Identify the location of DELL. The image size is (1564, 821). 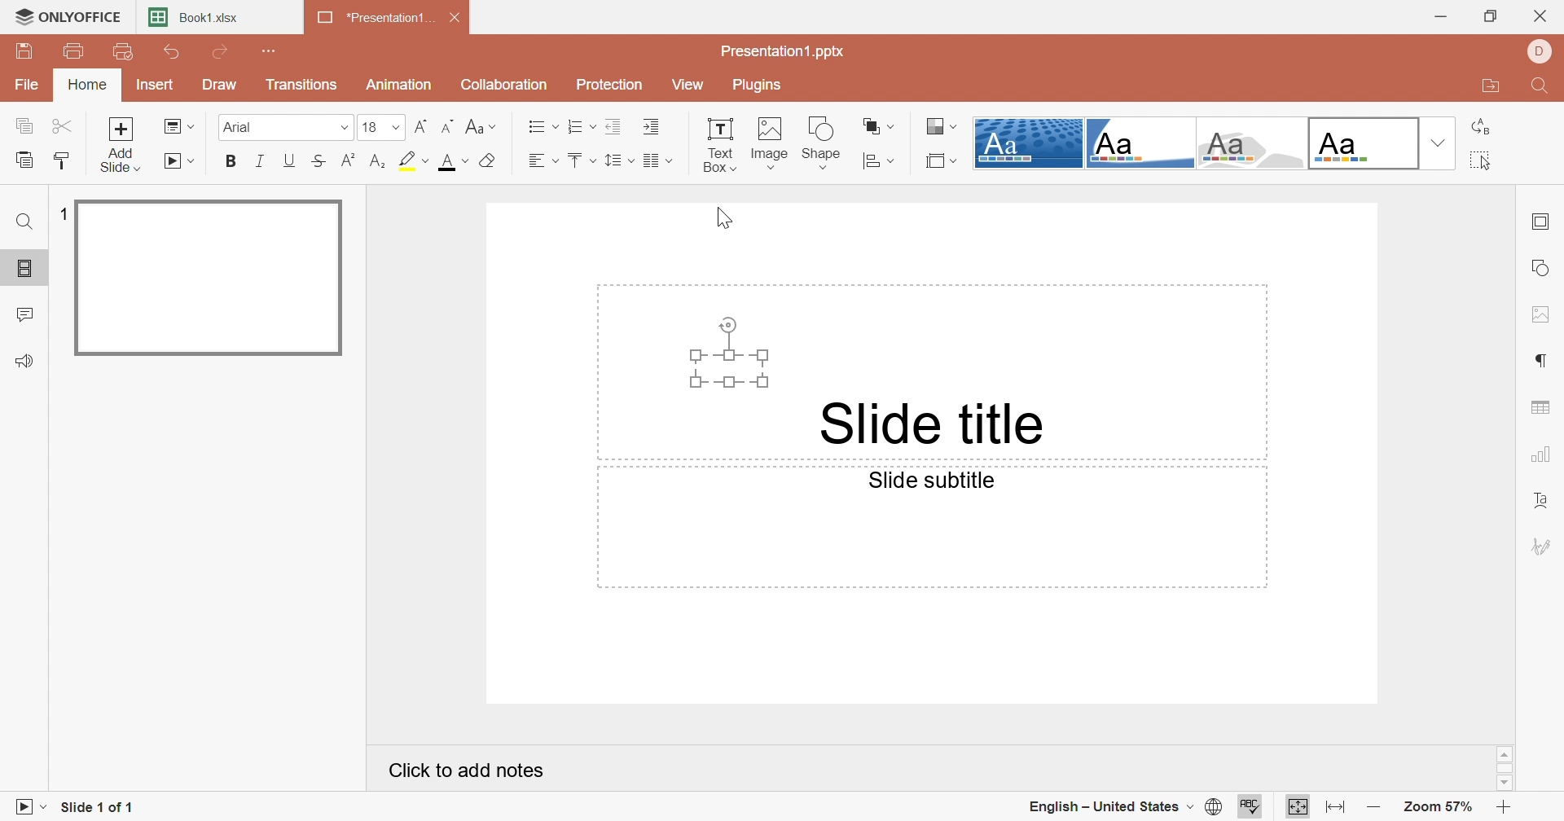
(1544, 49).